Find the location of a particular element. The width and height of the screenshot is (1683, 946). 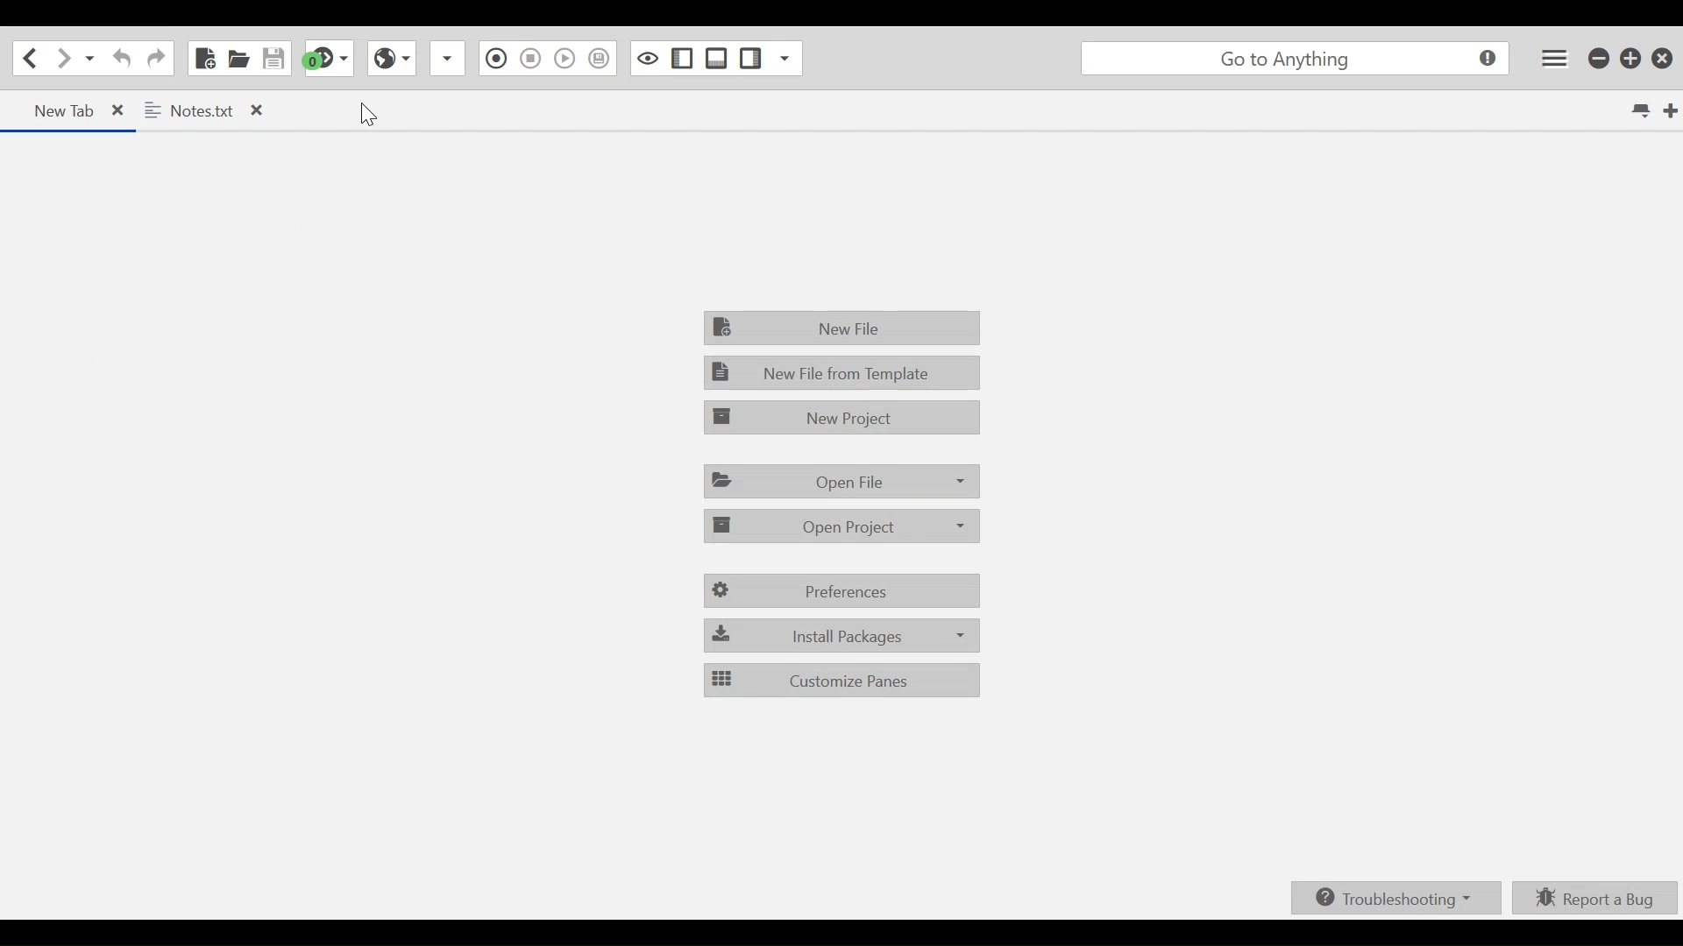

minimize is located at coordinates (1598, 56).